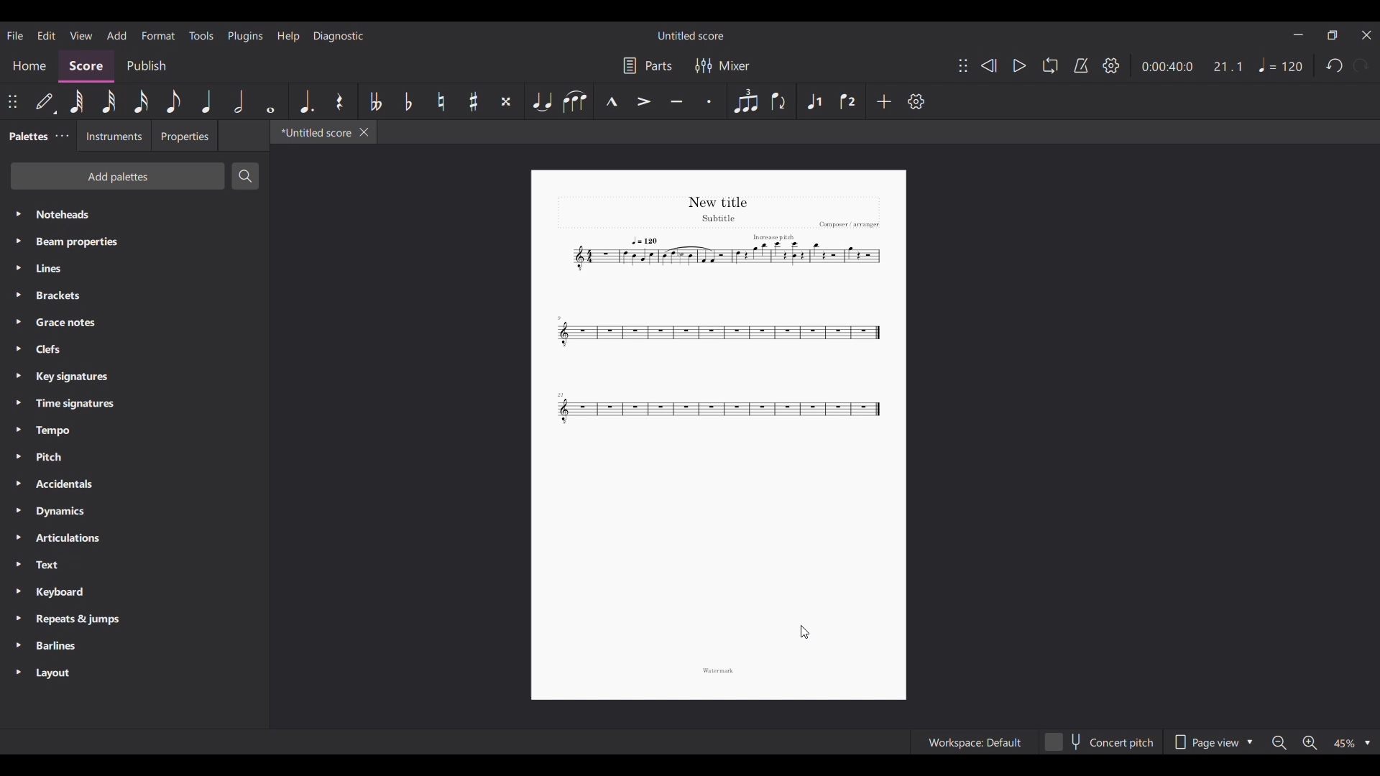 The width and height of the screenshot is (1380, 776). Describe the element at coordinates (117, 35) in the screenshot. I see `Add menu` at that location.